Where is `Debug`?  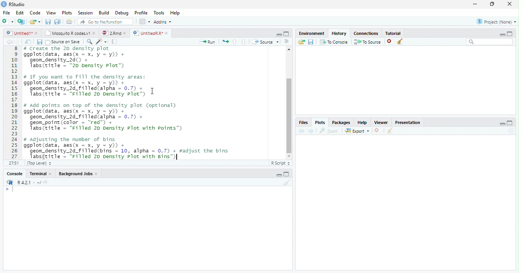
Debug is located at coordinates (122, 13).